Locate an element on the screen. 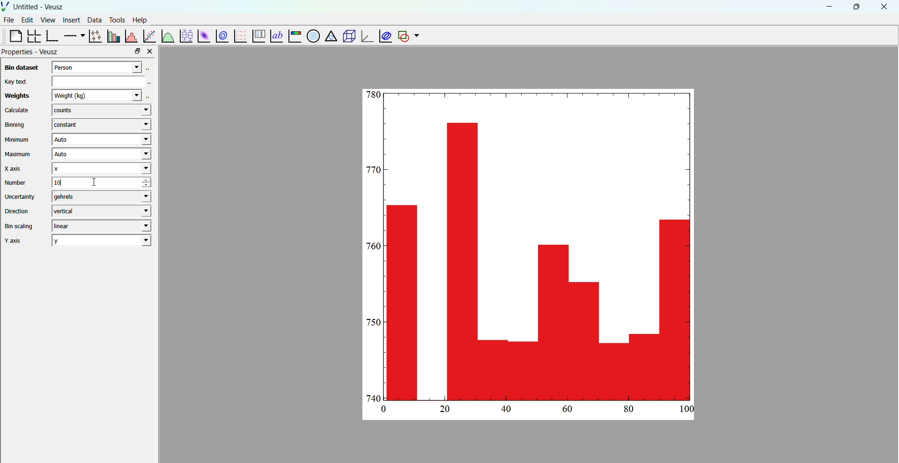  plot functions is located at coordinates (167, 36).